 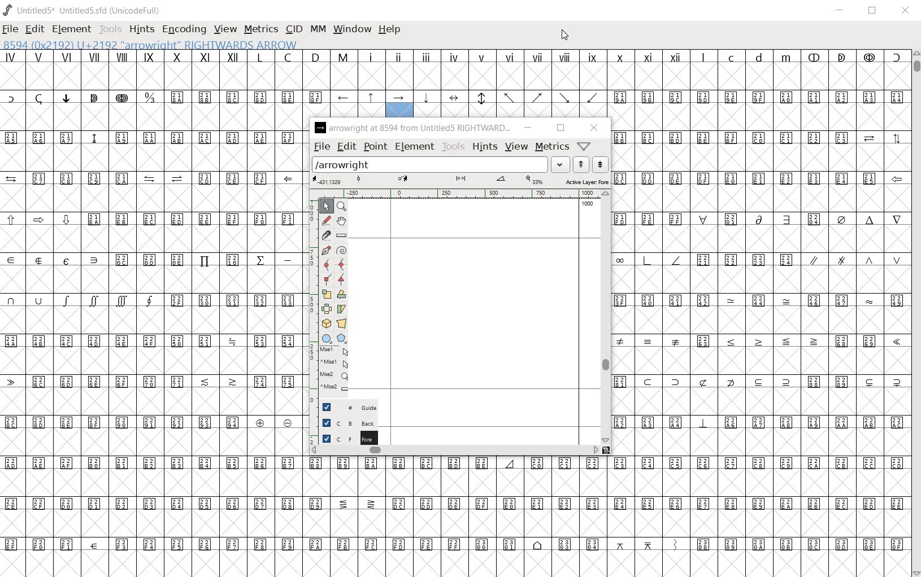 I want to click on Help/Window, so click(x=584, y=146).